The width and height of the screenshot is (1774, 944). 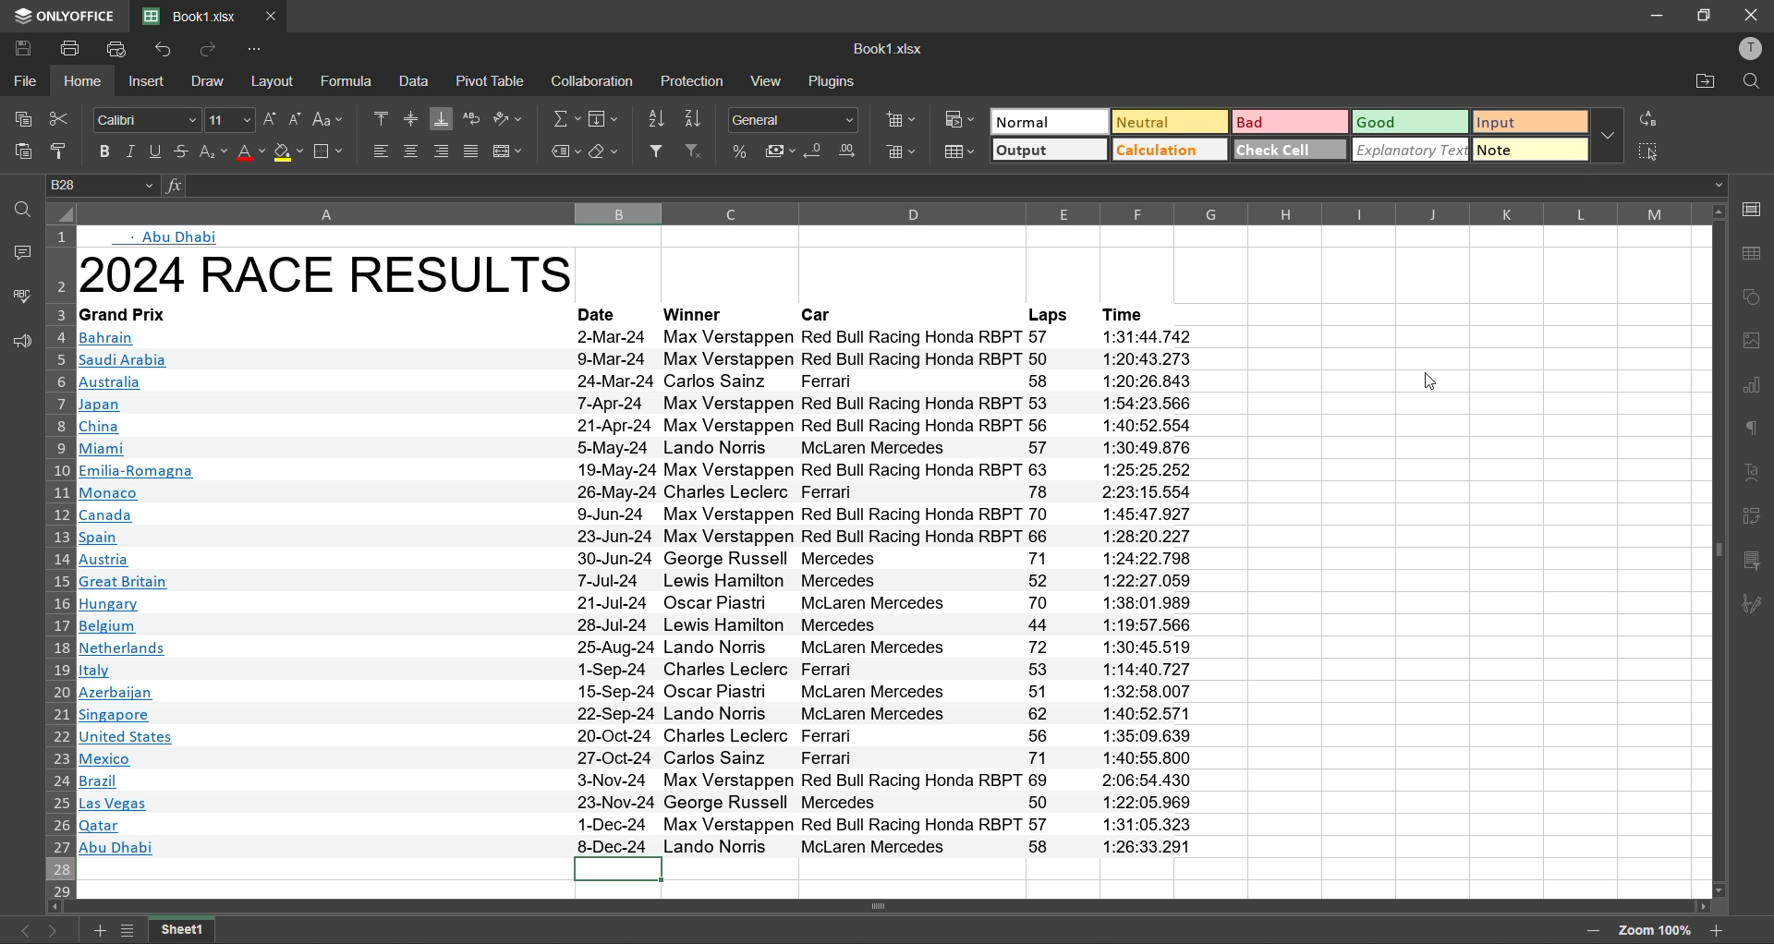 I want to click on borders, so click(x=332, y=151).